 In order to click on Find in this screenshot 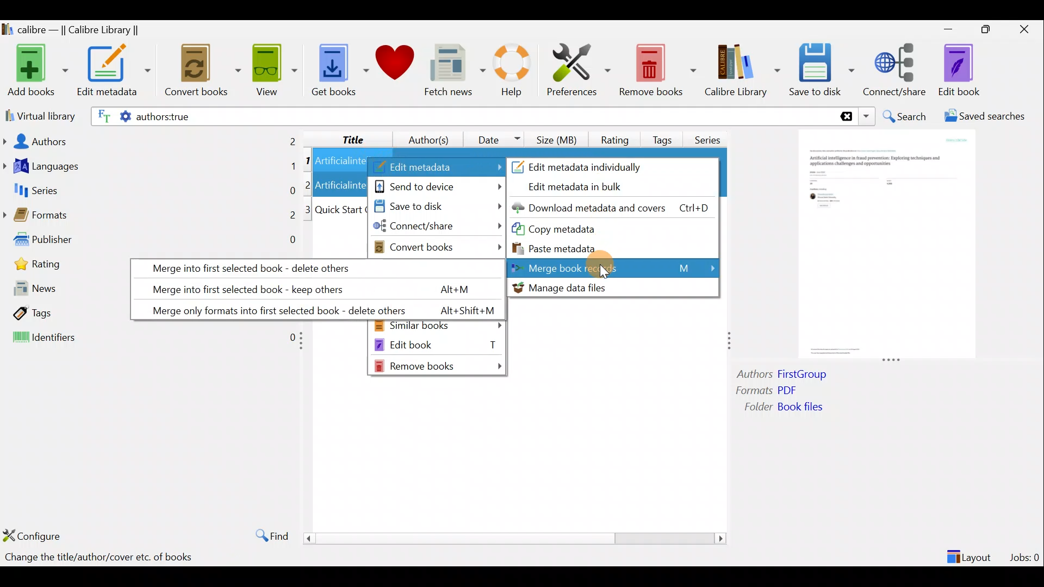, I will do `click(266, 535)`.